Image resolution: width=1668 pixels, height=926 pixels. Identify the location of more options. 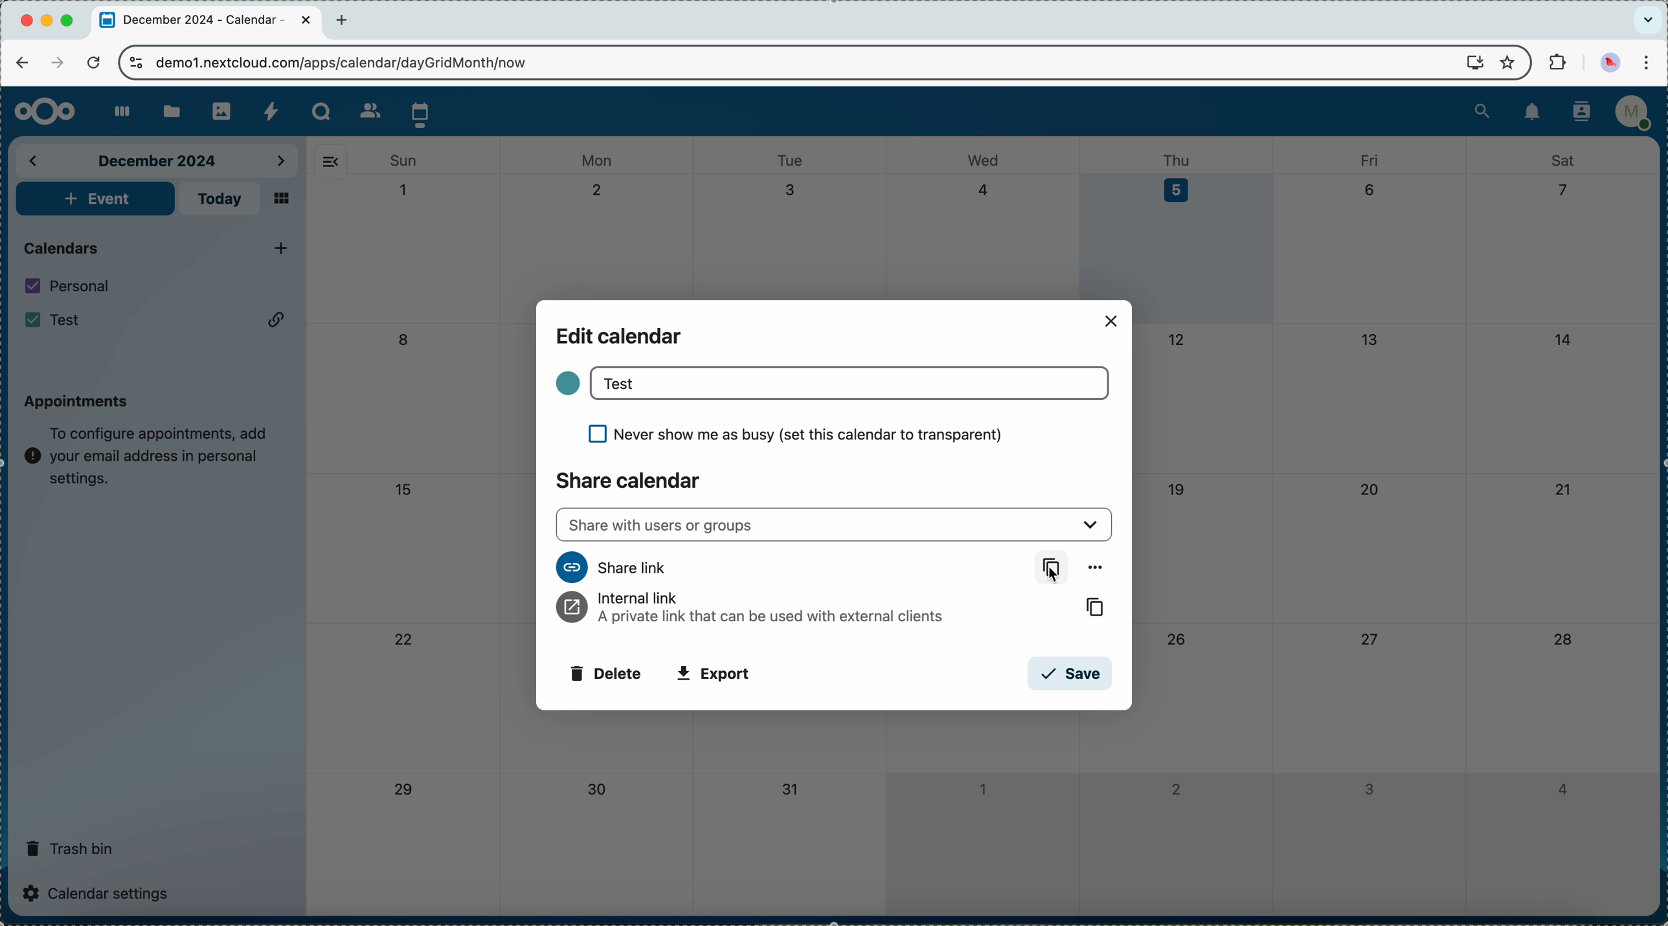
(1094, 568).